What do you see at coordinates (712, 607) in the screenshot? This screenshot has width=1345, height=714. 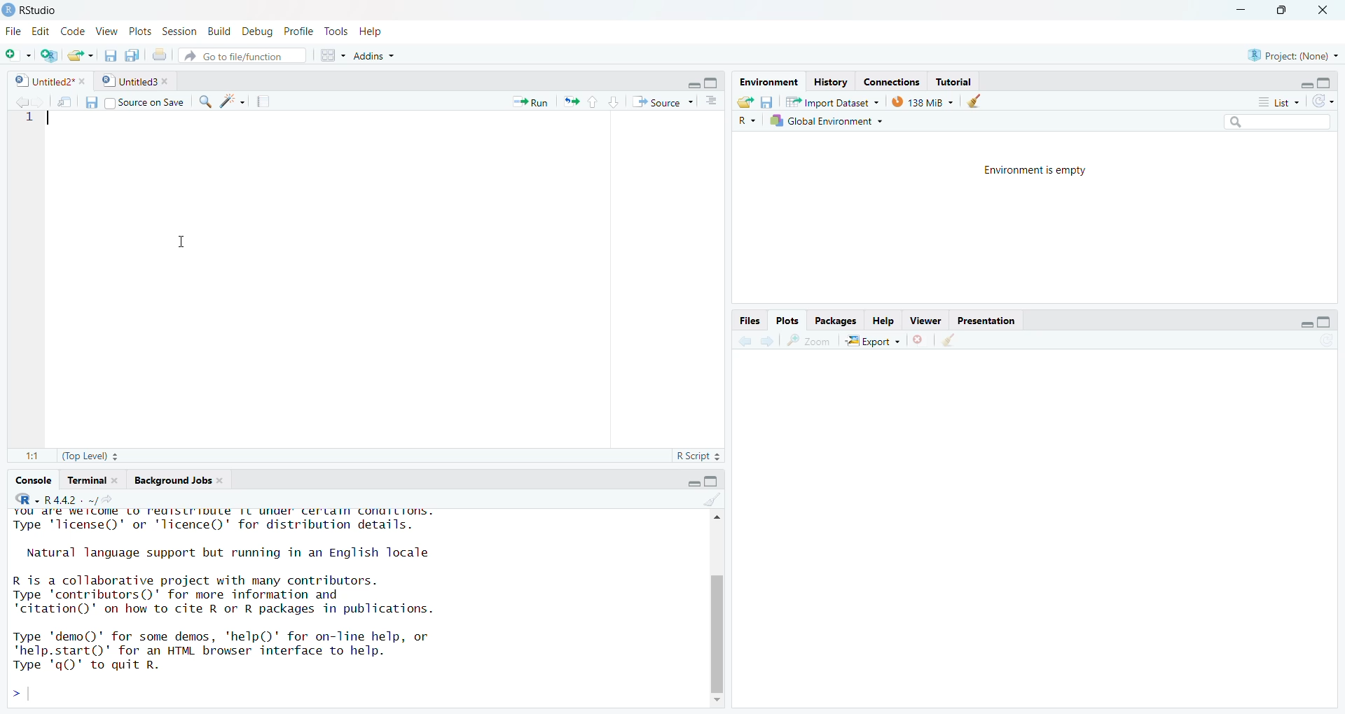 I see `scrollbar` at bounding box center [712, 607].